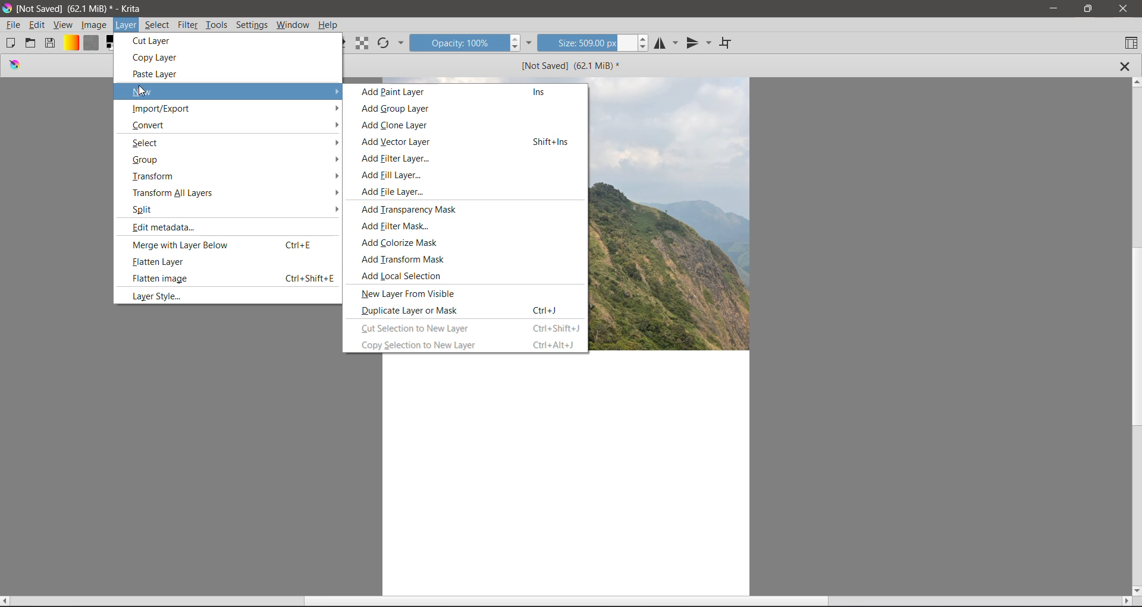 The height and width of the screenshot is (607, 1142). I want to click on Wrap Around Mode, so click(726, 44).